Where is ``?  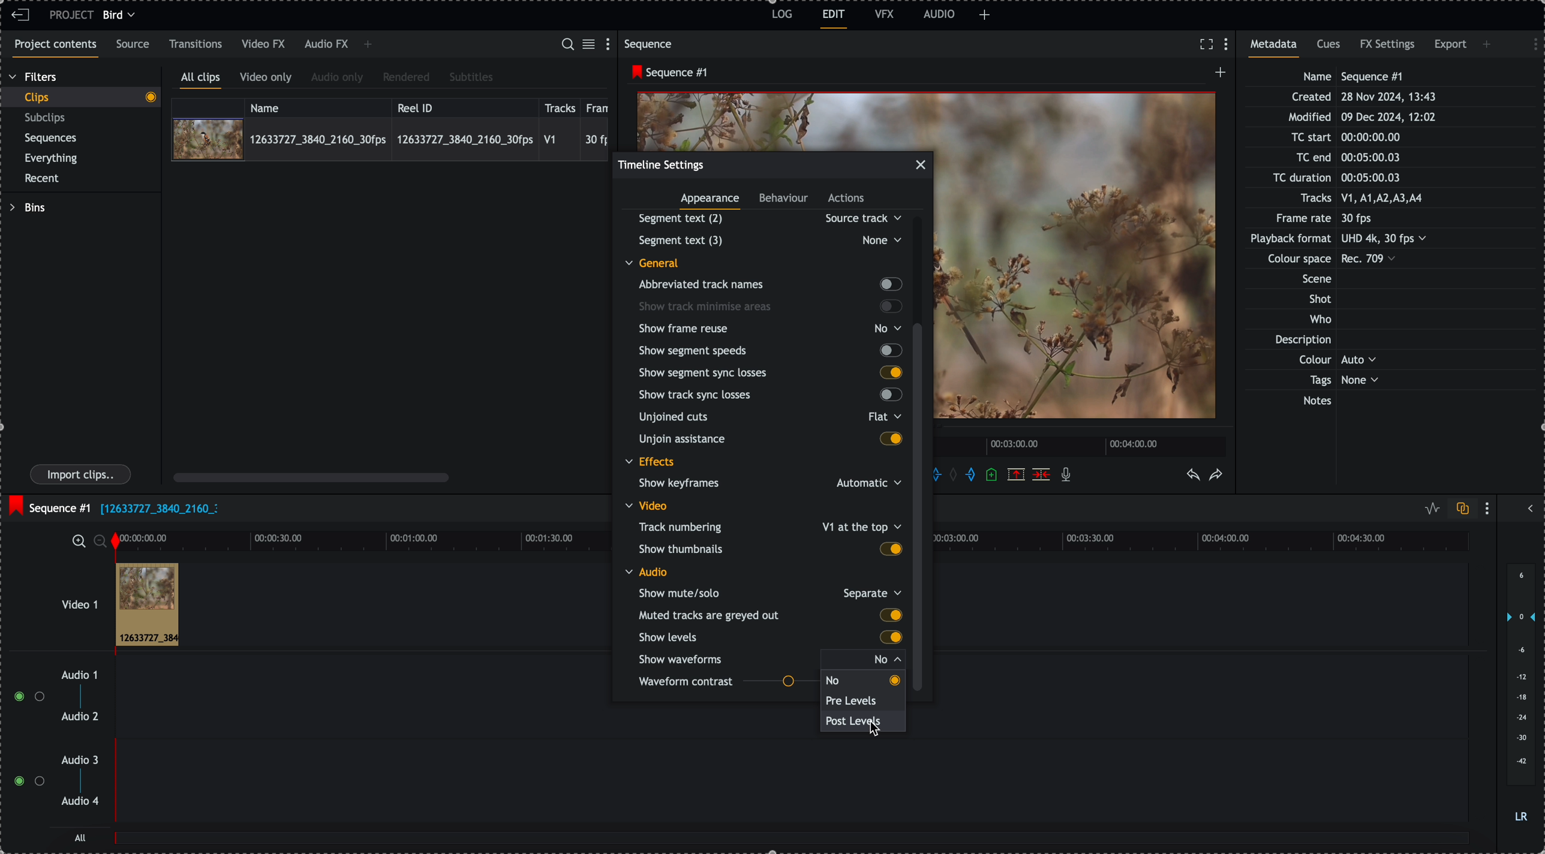  is located at coordinates (49, 160).